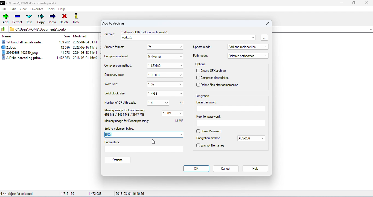 The image size is (373, 197). What do you see at coordinates (181, 66) in the screenshot?
I see `drop down` at bounding box center [181, 66].